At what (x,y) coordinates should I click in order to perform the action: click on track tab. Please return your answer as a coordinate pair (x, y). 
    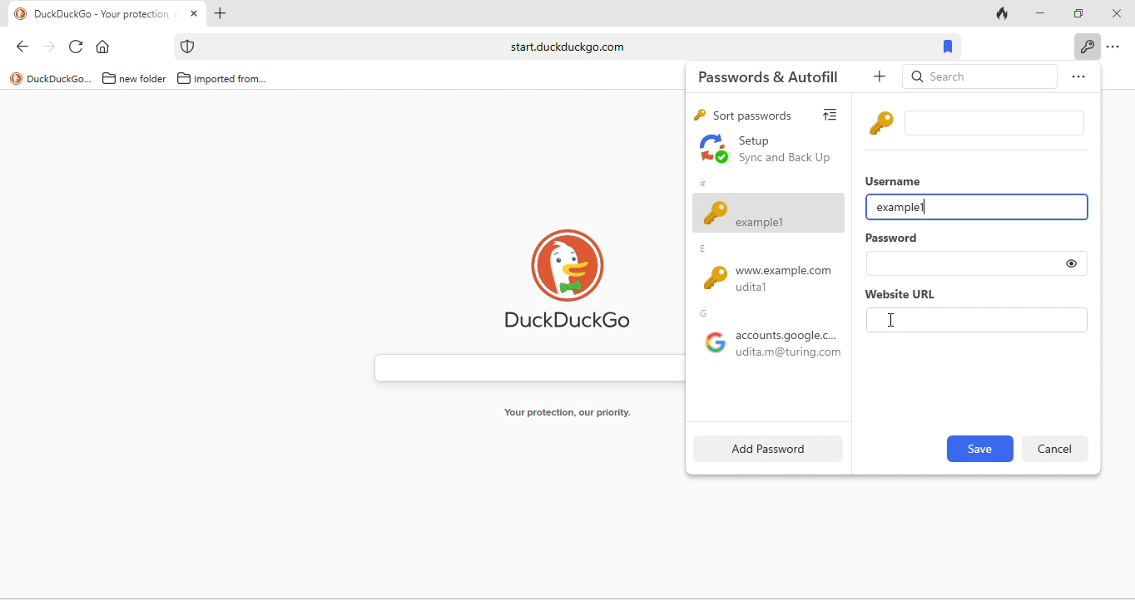
    Looking at the image, I should click on (1004, 12).